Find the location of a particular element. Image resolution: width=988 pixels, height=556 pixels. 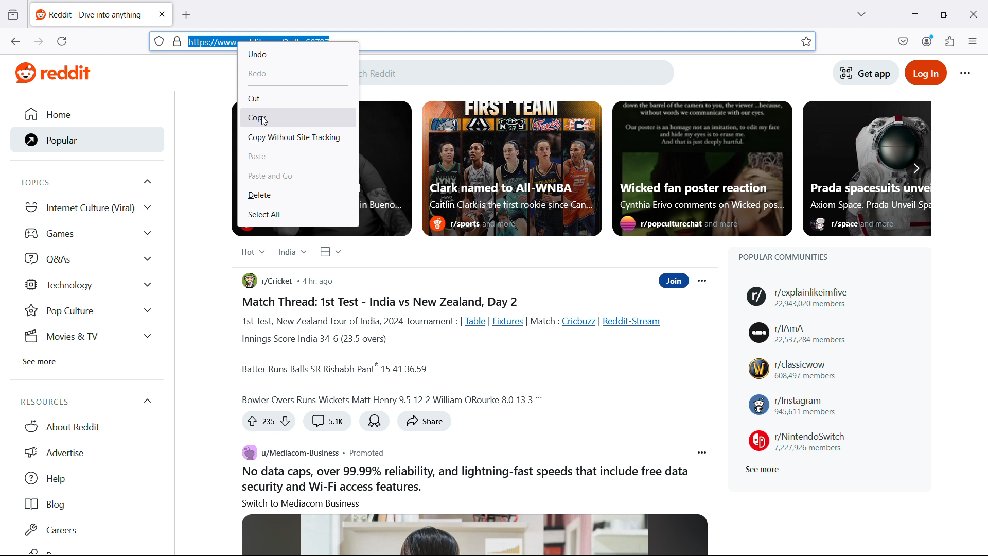

tab title is located at coordinates (89, 14).